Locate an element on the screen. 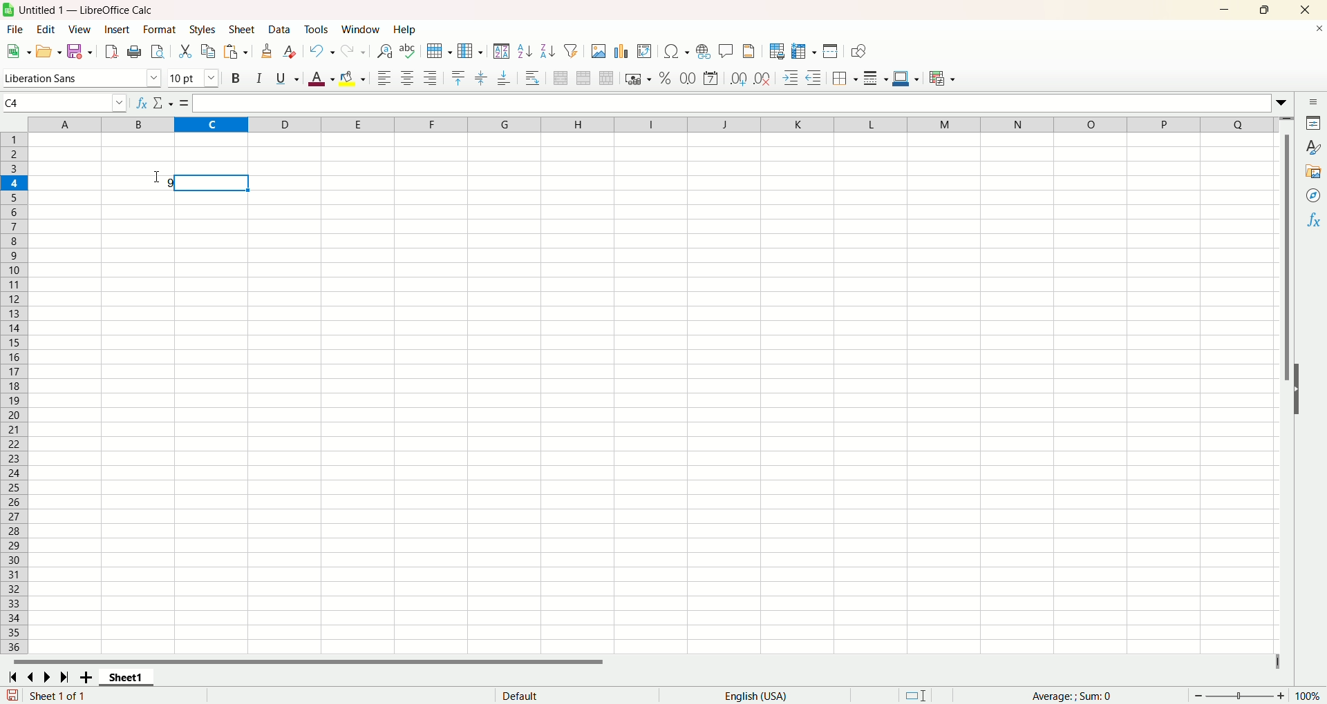 The image size is (1327, 704). sort descending is located at coordinates (549, 51).